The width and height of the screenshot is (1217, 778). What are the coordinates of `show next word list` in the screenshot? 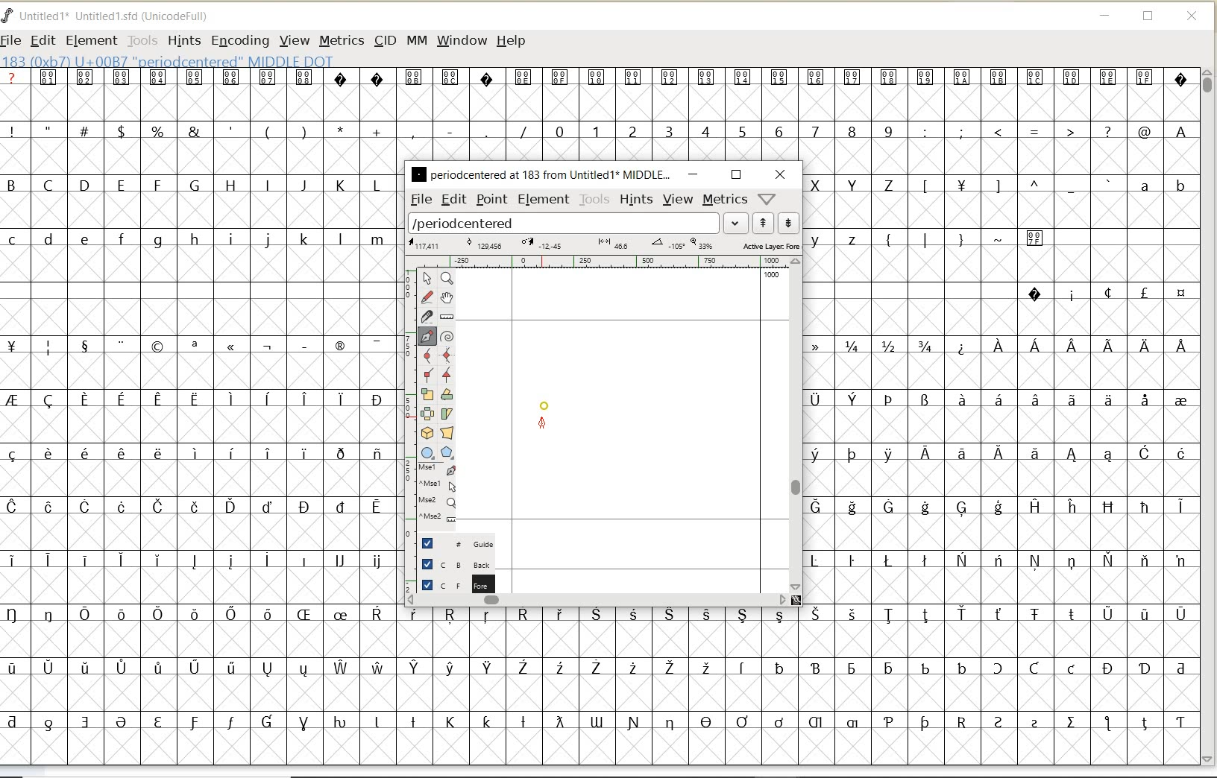 It's located at (790, 224).